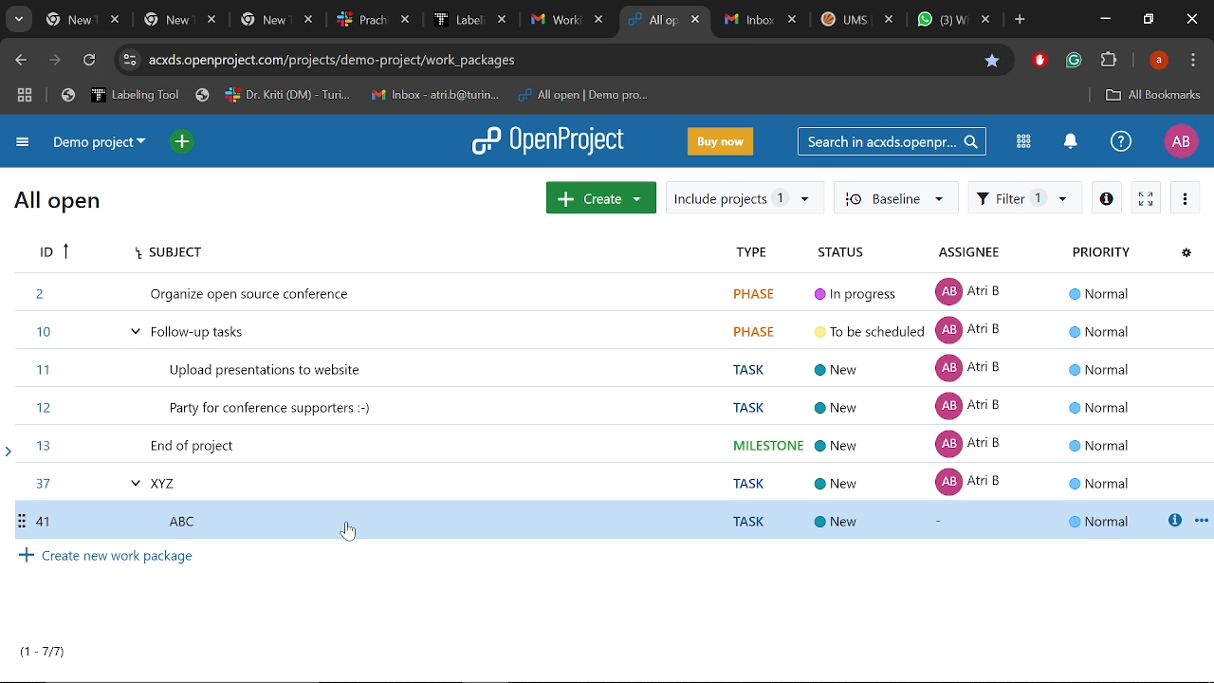 This screenshot has height=683, width=1214. Describe the element at coordinates (892, 141) in the screenshot. I see `Search in acxds.openproject` at that location.